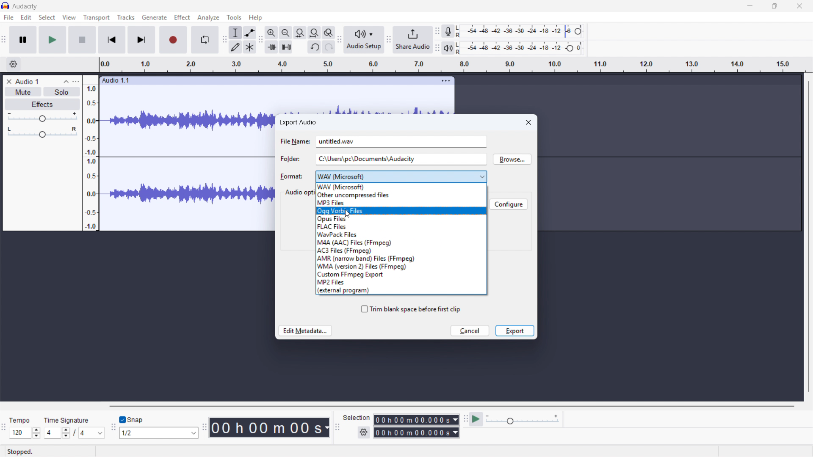 The image size is (813, 457). Describe the element at coordinates (249, 33) in the screenshot. I see `Envelope tool ` at that location.